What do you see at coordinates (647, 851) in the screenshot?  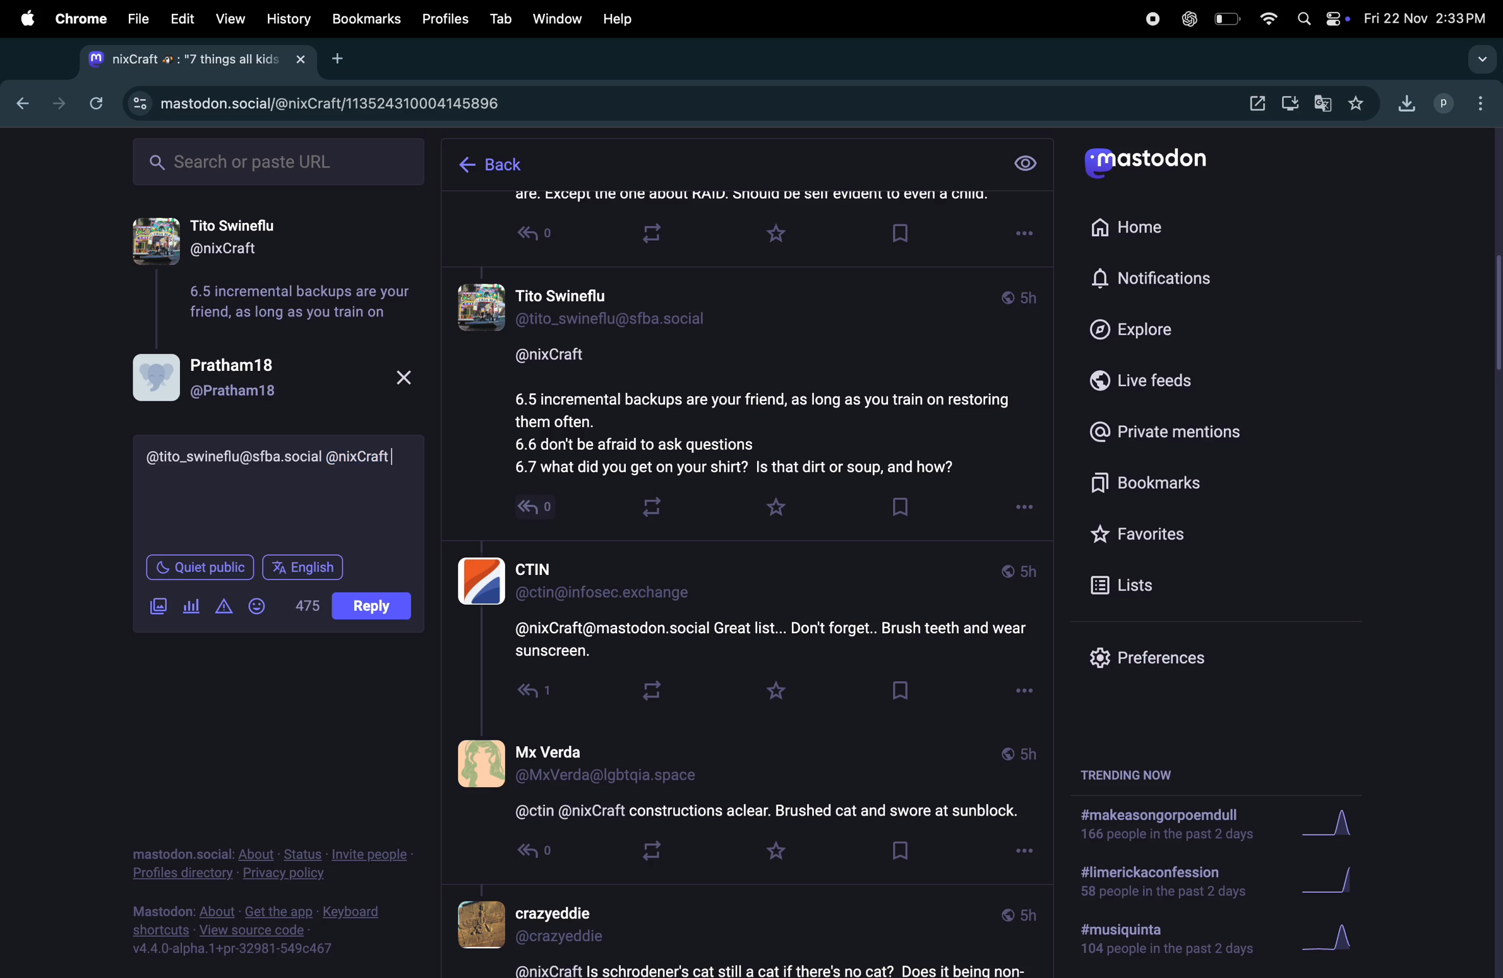 I see `loop` at bounding box center [647, 851].